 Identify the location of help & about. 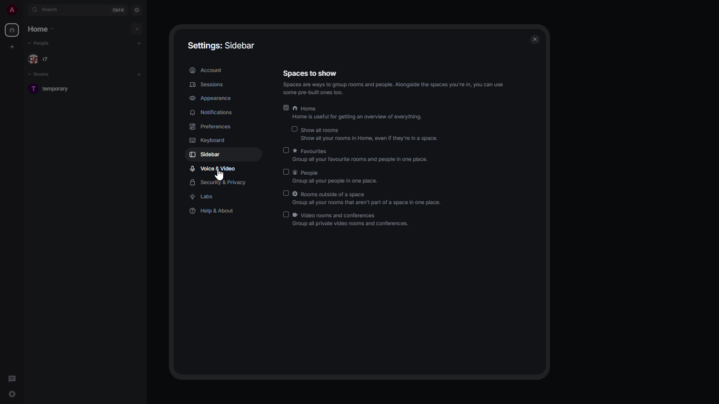
(212, 210).